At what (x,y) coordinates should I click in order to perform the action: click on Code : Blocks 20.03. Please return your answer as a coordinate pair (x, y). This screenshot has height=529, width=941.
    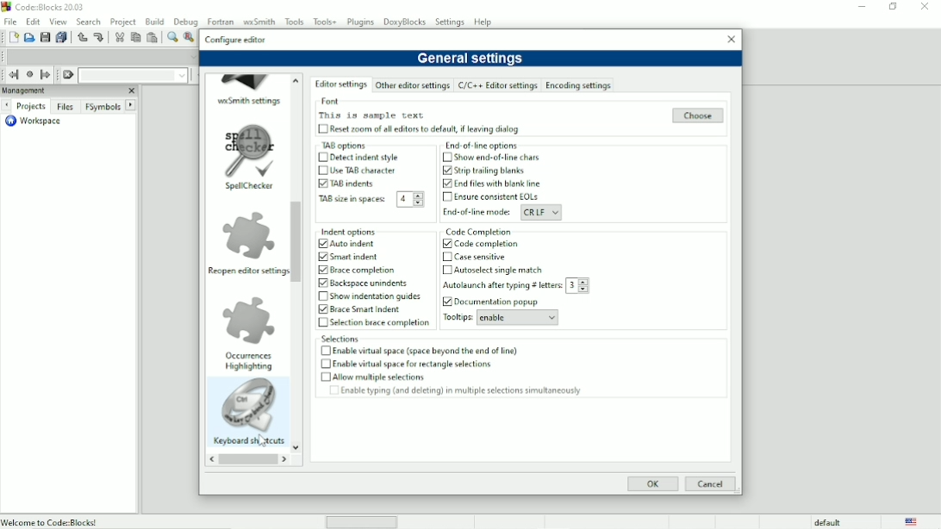
    Looking at the image, I should click on (46, 6).